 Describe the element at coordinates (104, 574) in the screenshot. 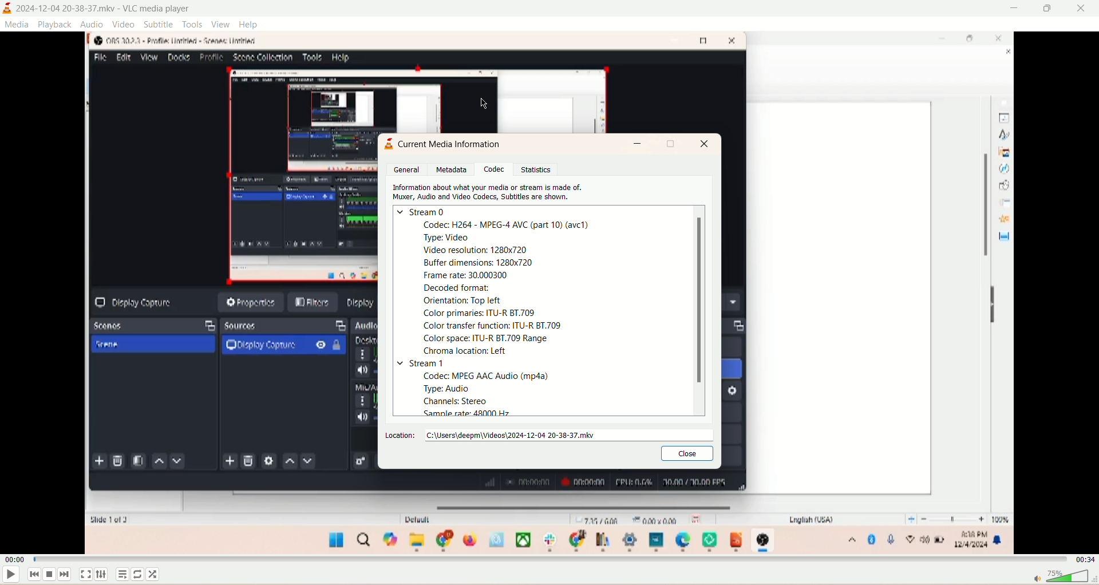

I see `extended settings` at that location.